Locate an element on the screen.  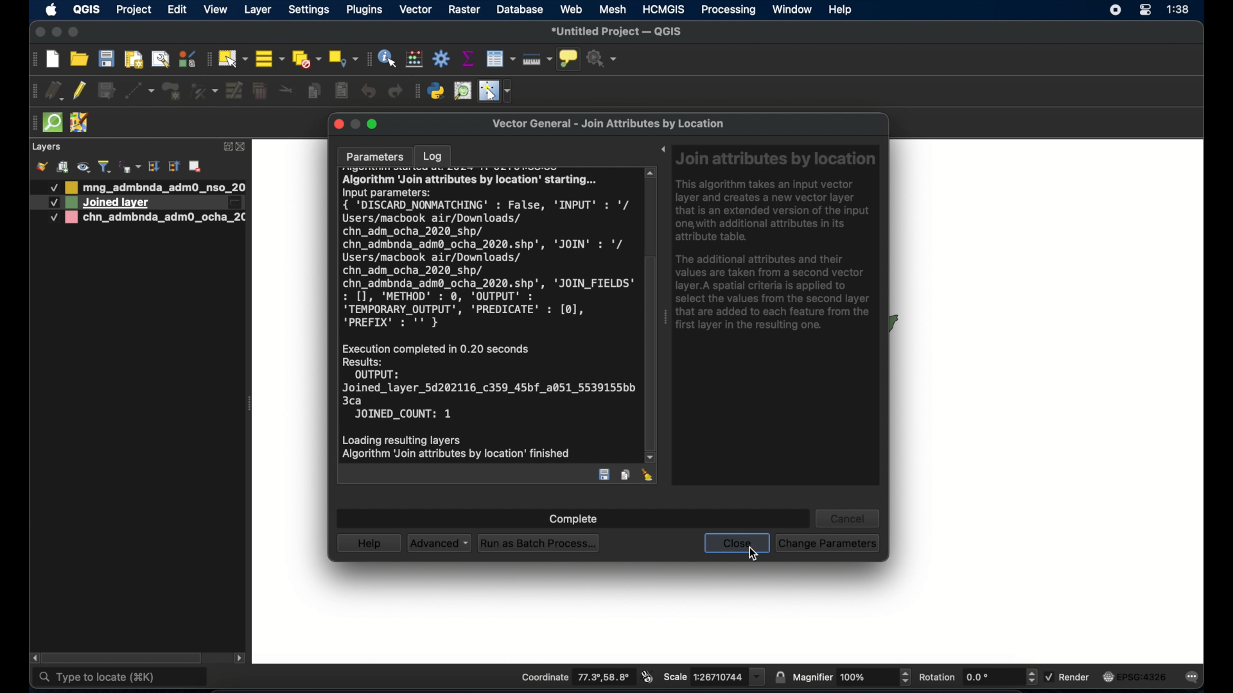
project is located at coordinates (132, 11).